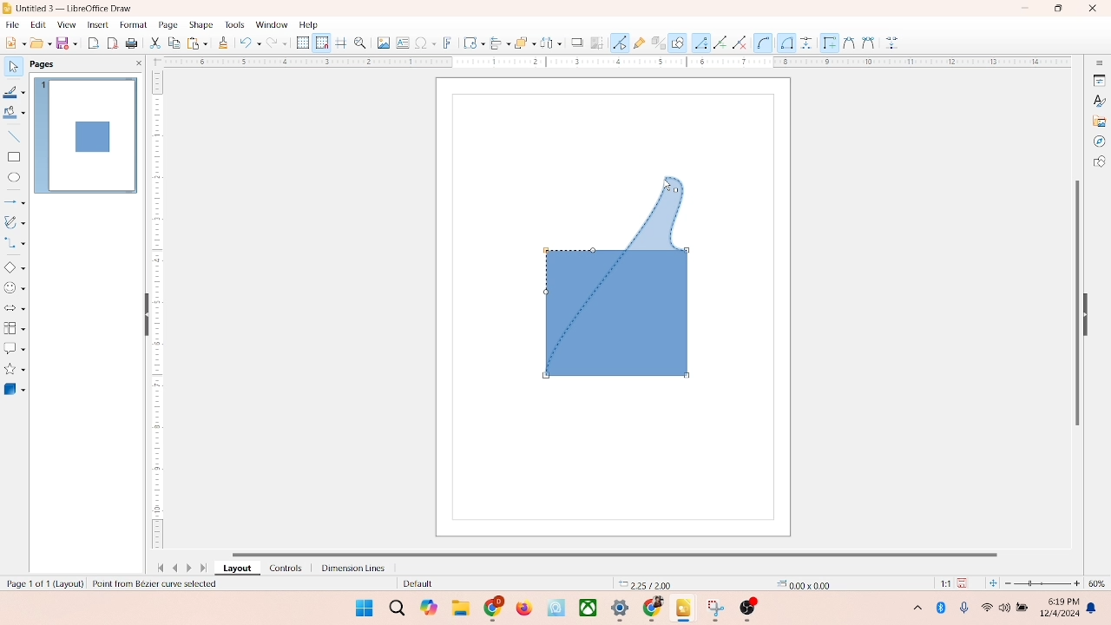 This screenshot has width=1111, height=625. Describe the element at coordinates (135, 63) in the screenshot. I see `close` at that location.